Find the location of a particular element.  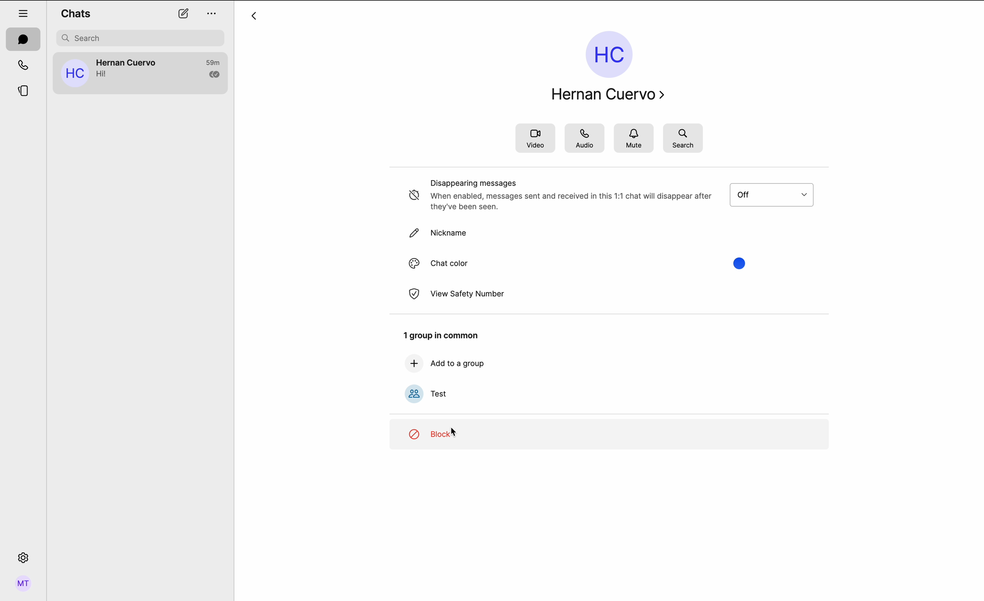

mute is located at coordinates (635, 138).